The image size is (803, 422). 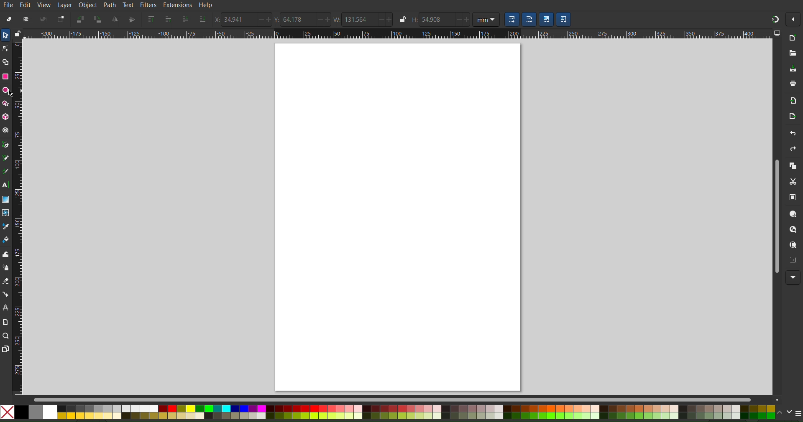 What do you see at coordinates (793, 245) in the screenshot?
I see `Zoom Page` at bounding box center [793, 245].